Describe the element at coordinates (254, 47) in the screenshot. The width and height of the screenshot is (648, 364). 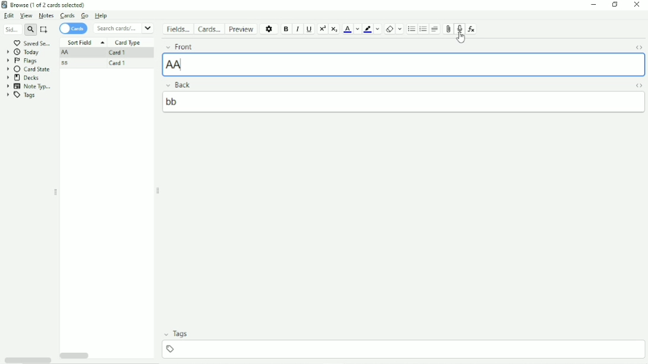
I see `Front` at that location.